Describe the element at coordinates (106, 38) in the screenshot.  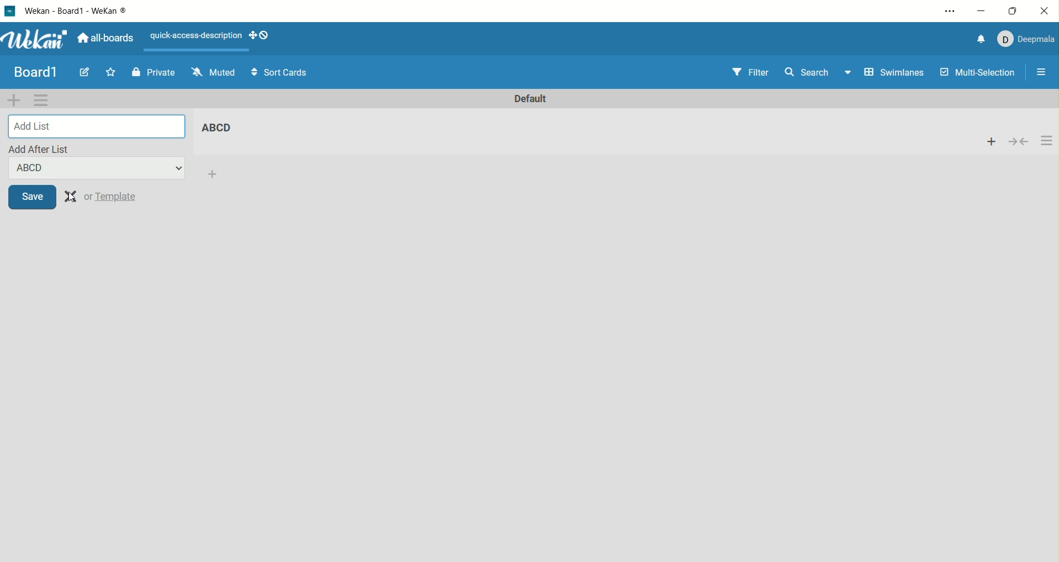
I see `all boards` at that location.